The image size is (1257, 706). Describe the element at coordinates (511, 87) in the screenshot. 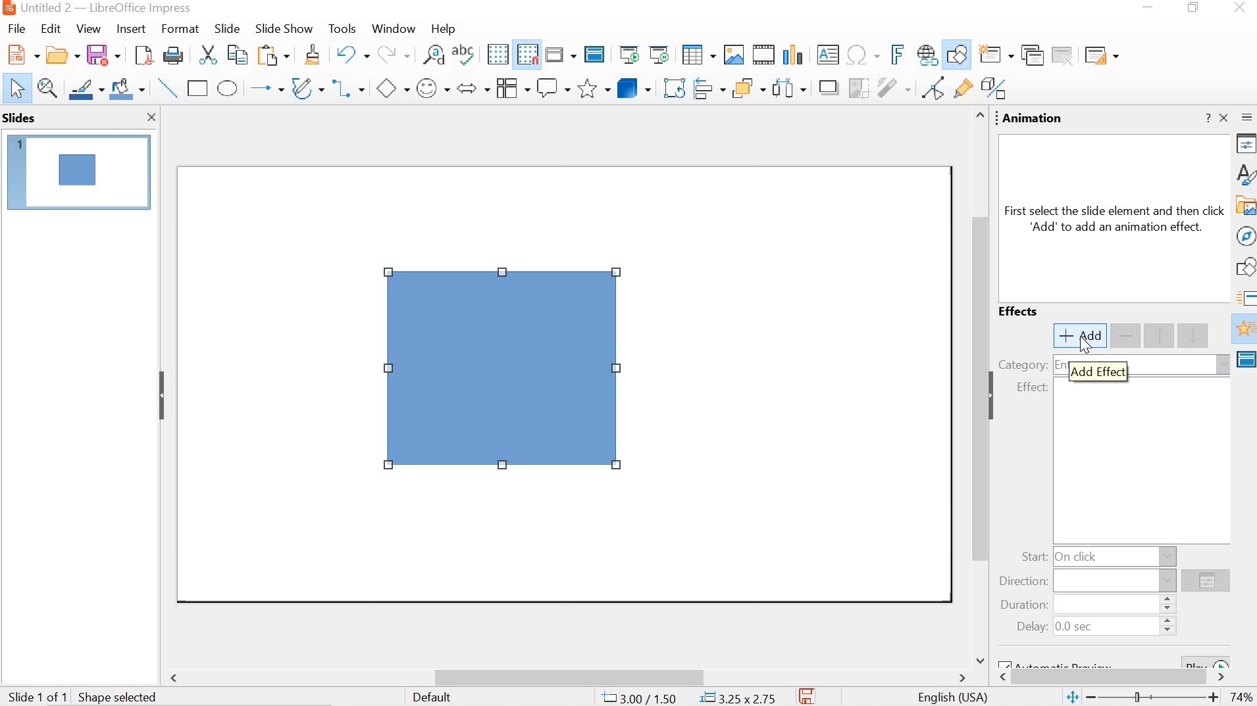

I see `` at that location.